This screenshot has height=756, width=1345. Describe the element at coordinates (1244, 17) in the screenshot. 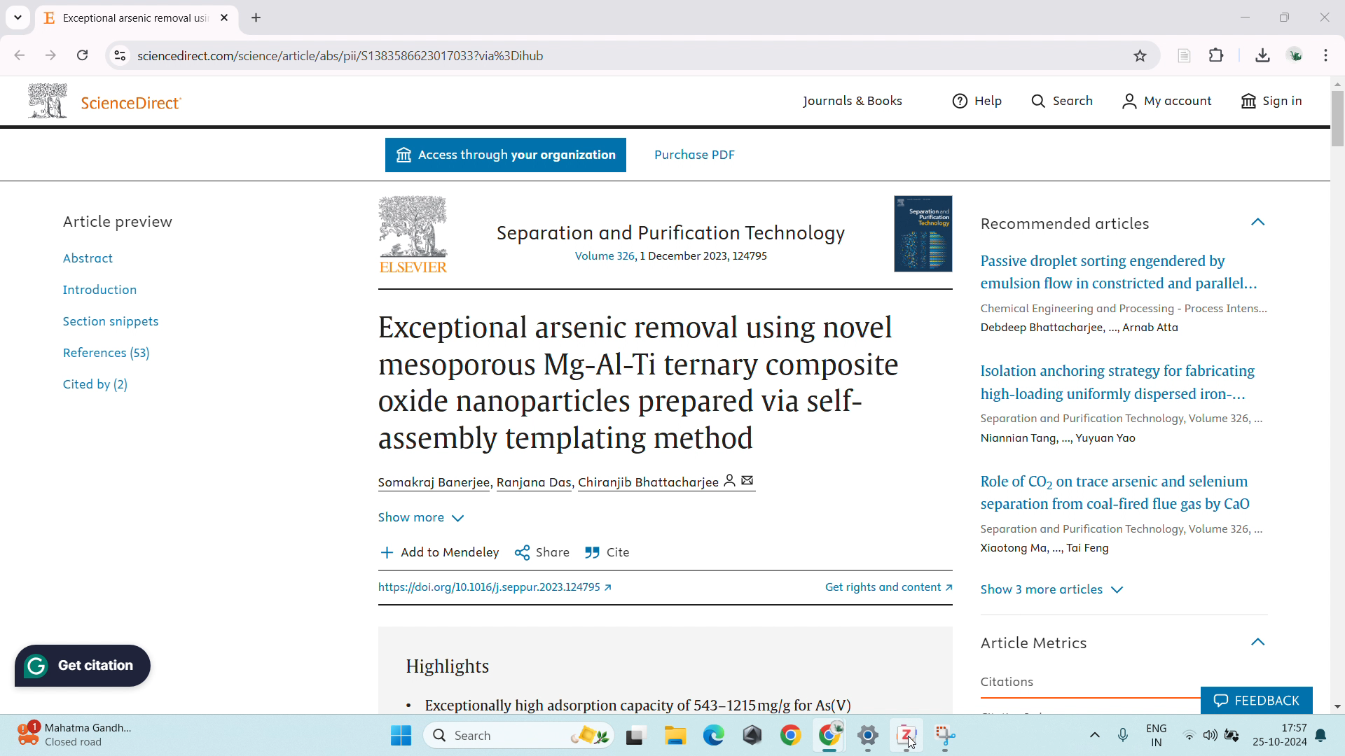

I see `minimize` at that location.